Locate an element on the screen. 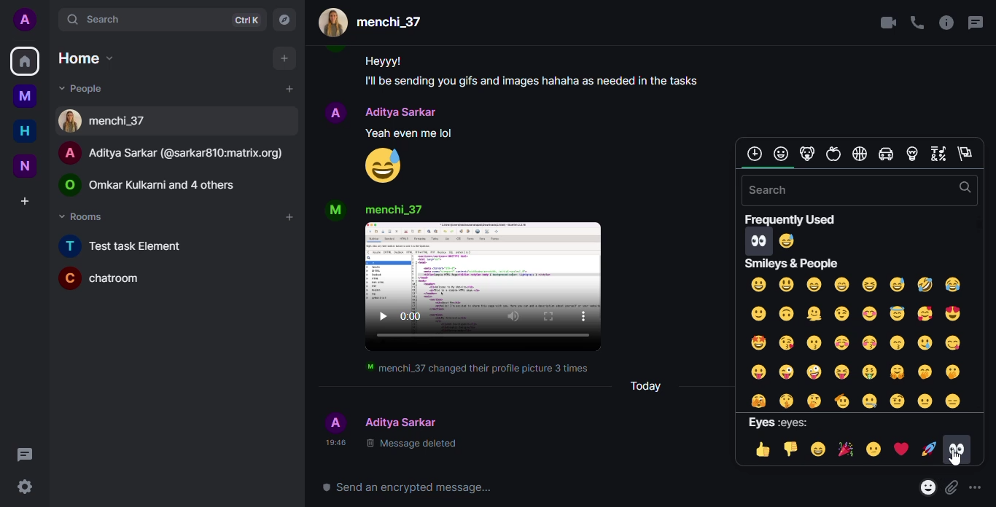 The width and height of the screenshot is (996, 507). people is located at coordinates (403, 421).